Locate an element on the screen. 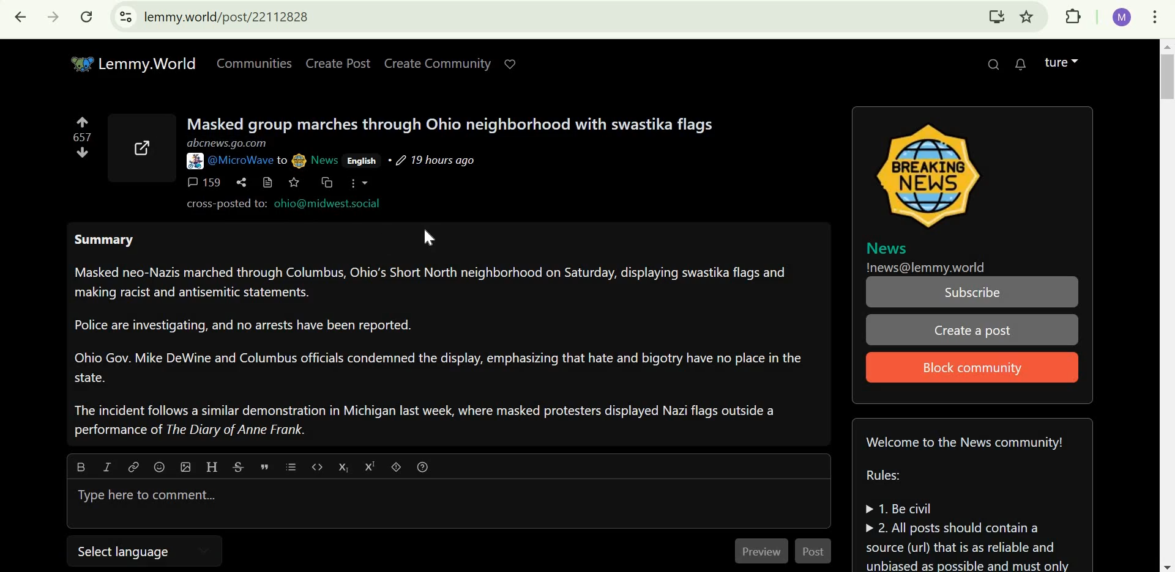  save is located at coordinates (296, 183).